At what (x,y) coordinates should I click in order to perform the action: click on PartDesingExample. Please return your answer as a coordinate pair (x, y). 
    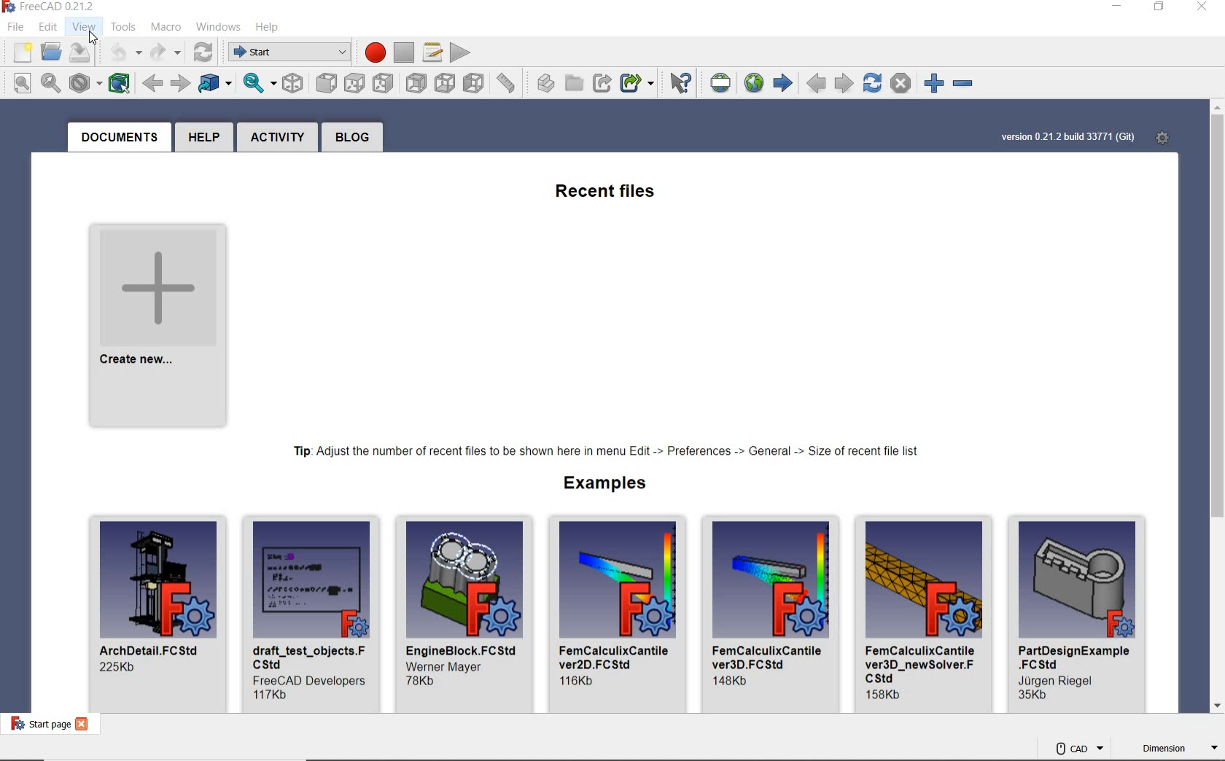
    Looking at the image, I should click on (1079, 613).